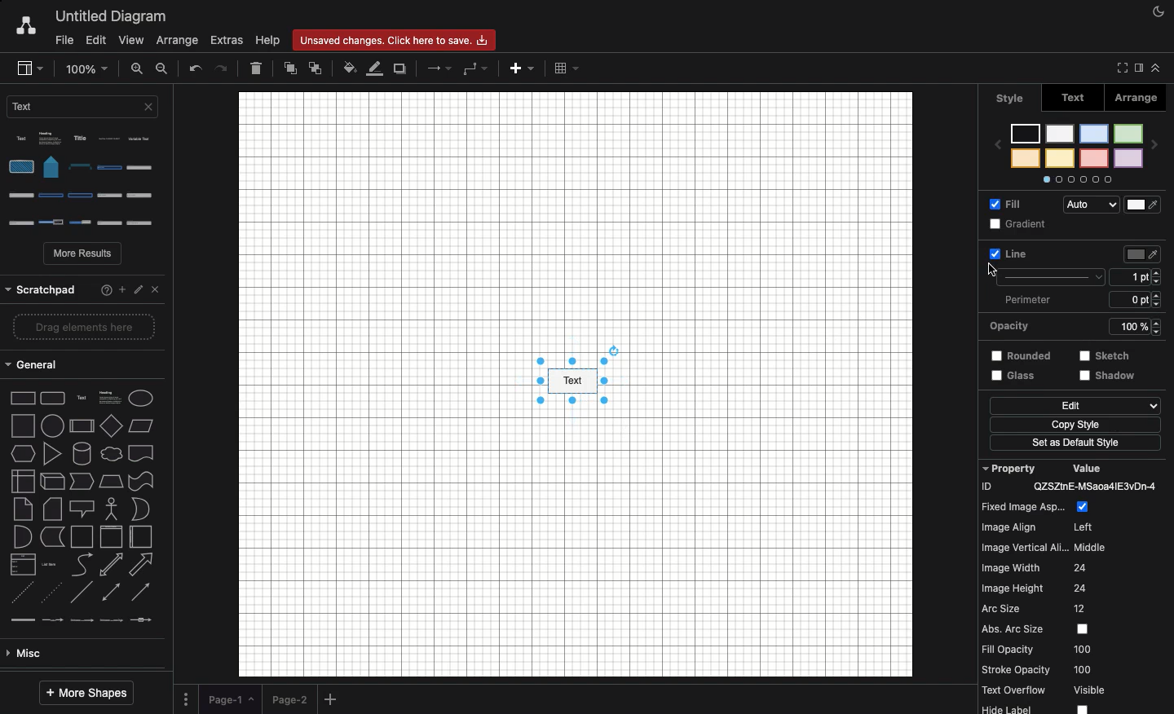 This screenshot has height=714, width=1174. What do you see at coordinates (1079, 276) in the screenshot?
I see `Perimeter` at bounding box center [1079, 276].